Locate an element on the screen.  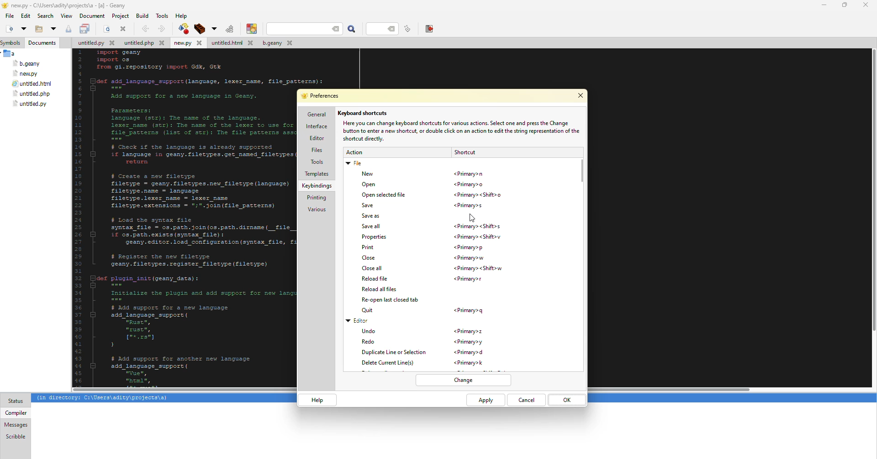
general is located at coordinates (316, 115).